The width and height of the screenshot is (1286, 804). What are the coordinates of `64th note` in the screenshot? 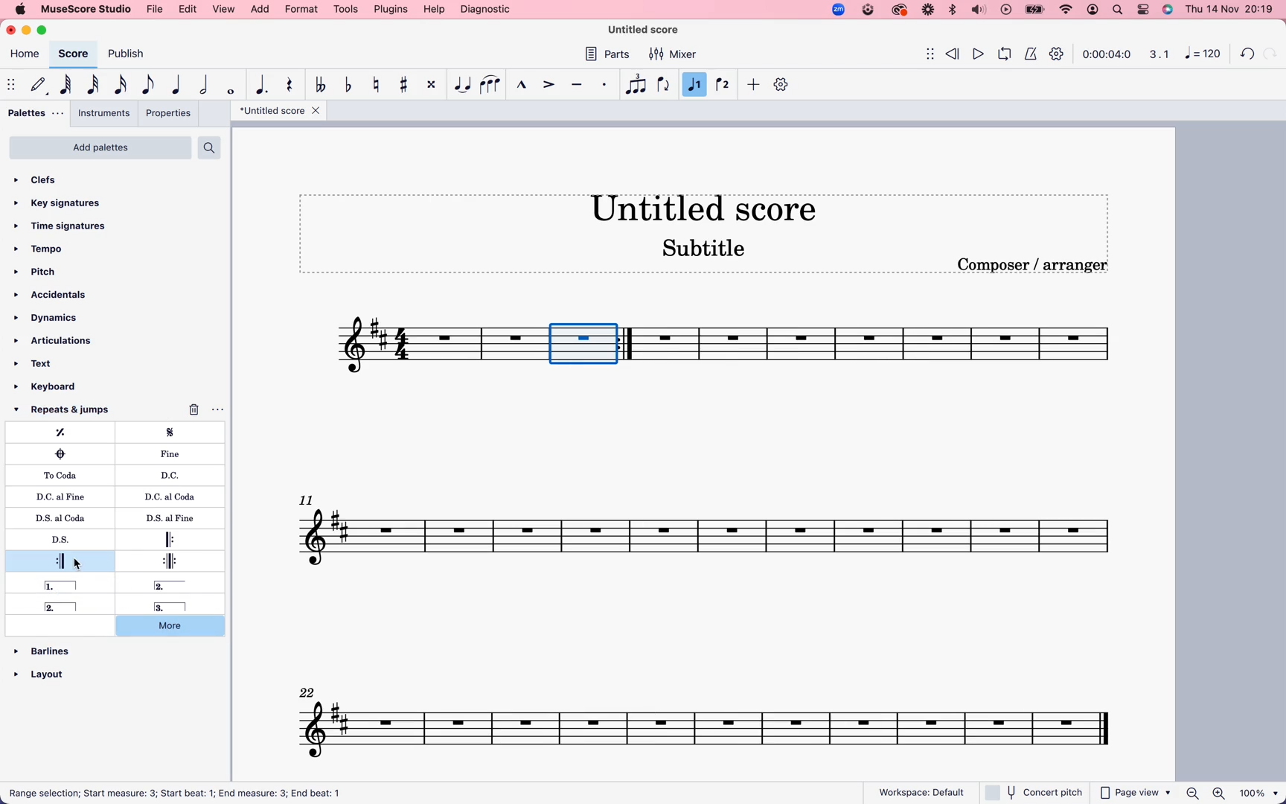 It's located at (68, 84).